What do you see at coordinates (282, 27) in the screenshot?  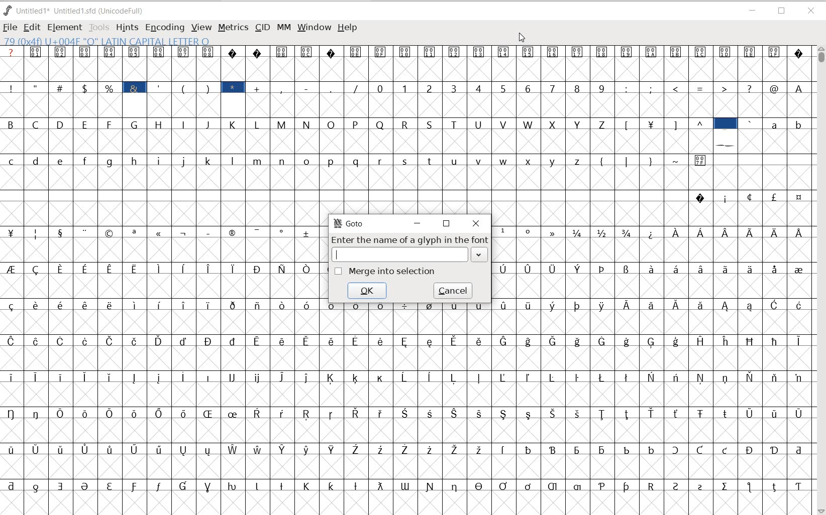 I see `MM` at bounding box center [282, 27].